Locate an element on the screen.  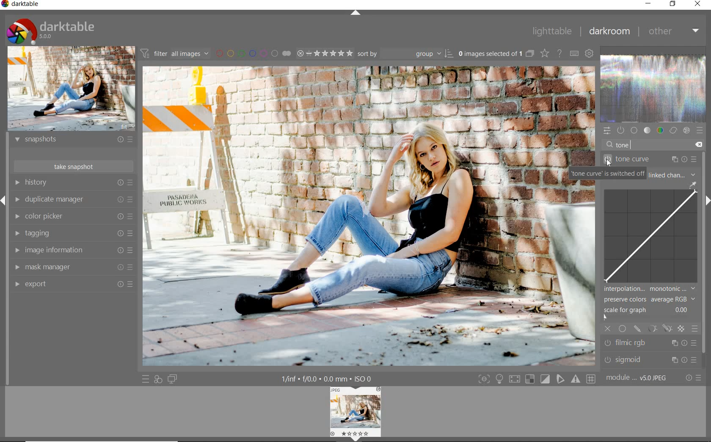
take snapshot is located at coordinates (72, 166).